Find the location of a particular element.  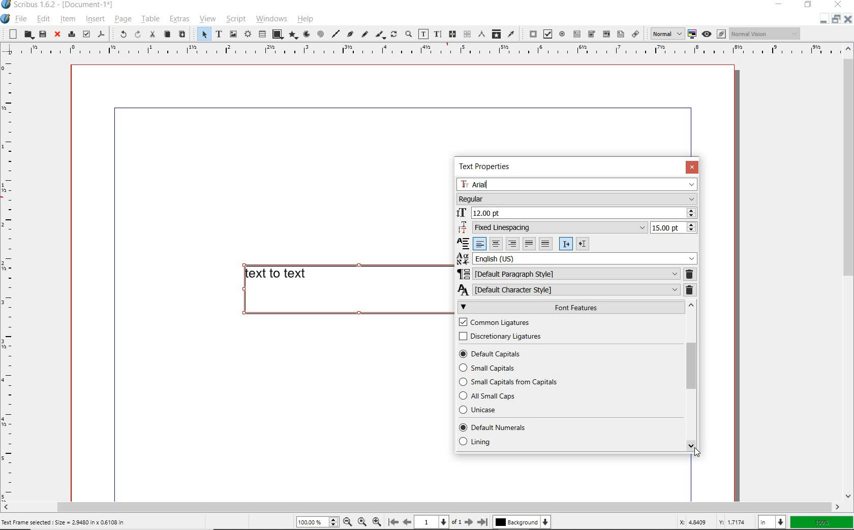

SMALL CAPITALS is located at coordinates (488, 368).